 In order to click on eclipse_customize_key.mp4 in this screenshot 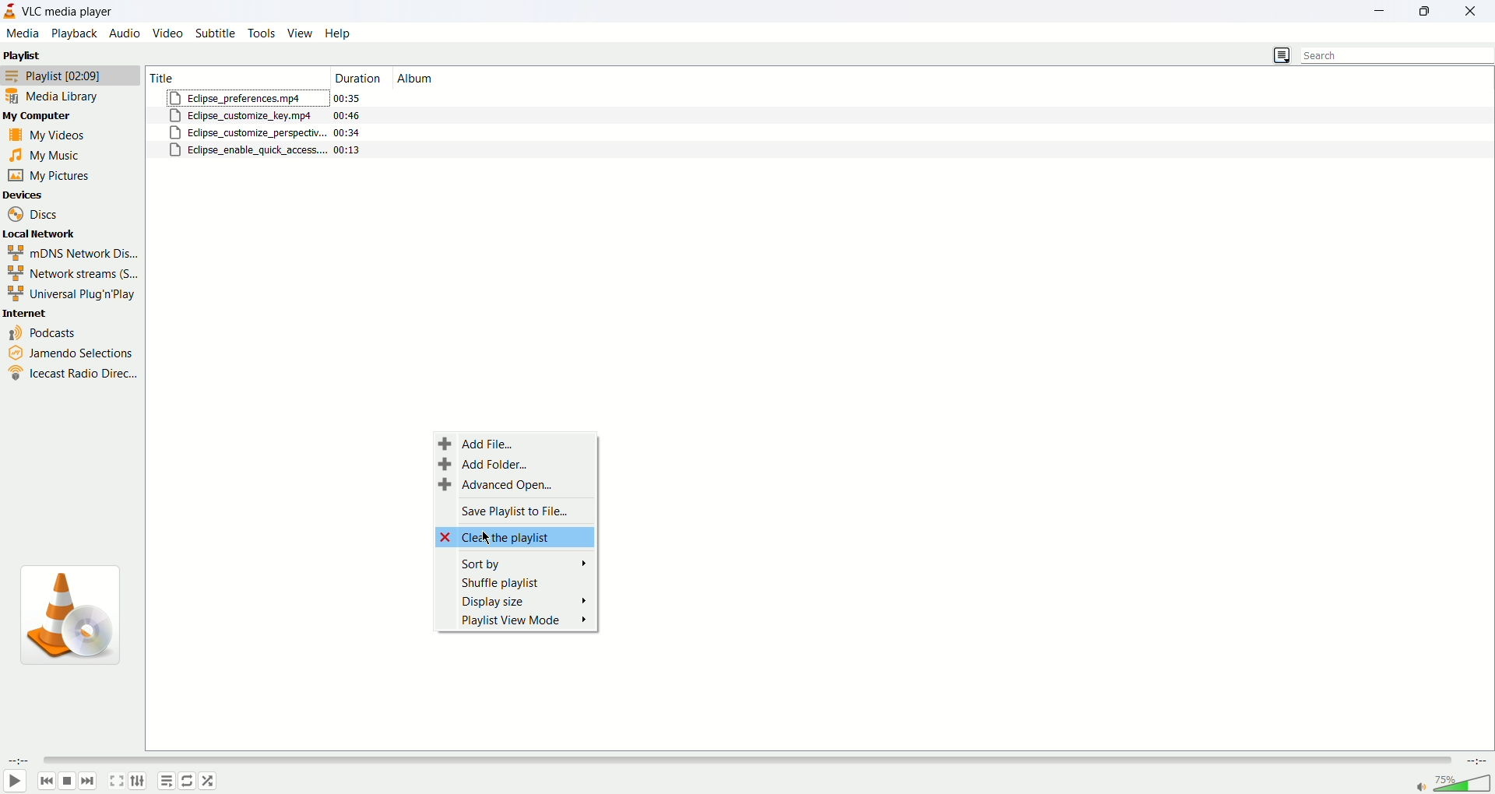, I will do `click(244, 115)`.